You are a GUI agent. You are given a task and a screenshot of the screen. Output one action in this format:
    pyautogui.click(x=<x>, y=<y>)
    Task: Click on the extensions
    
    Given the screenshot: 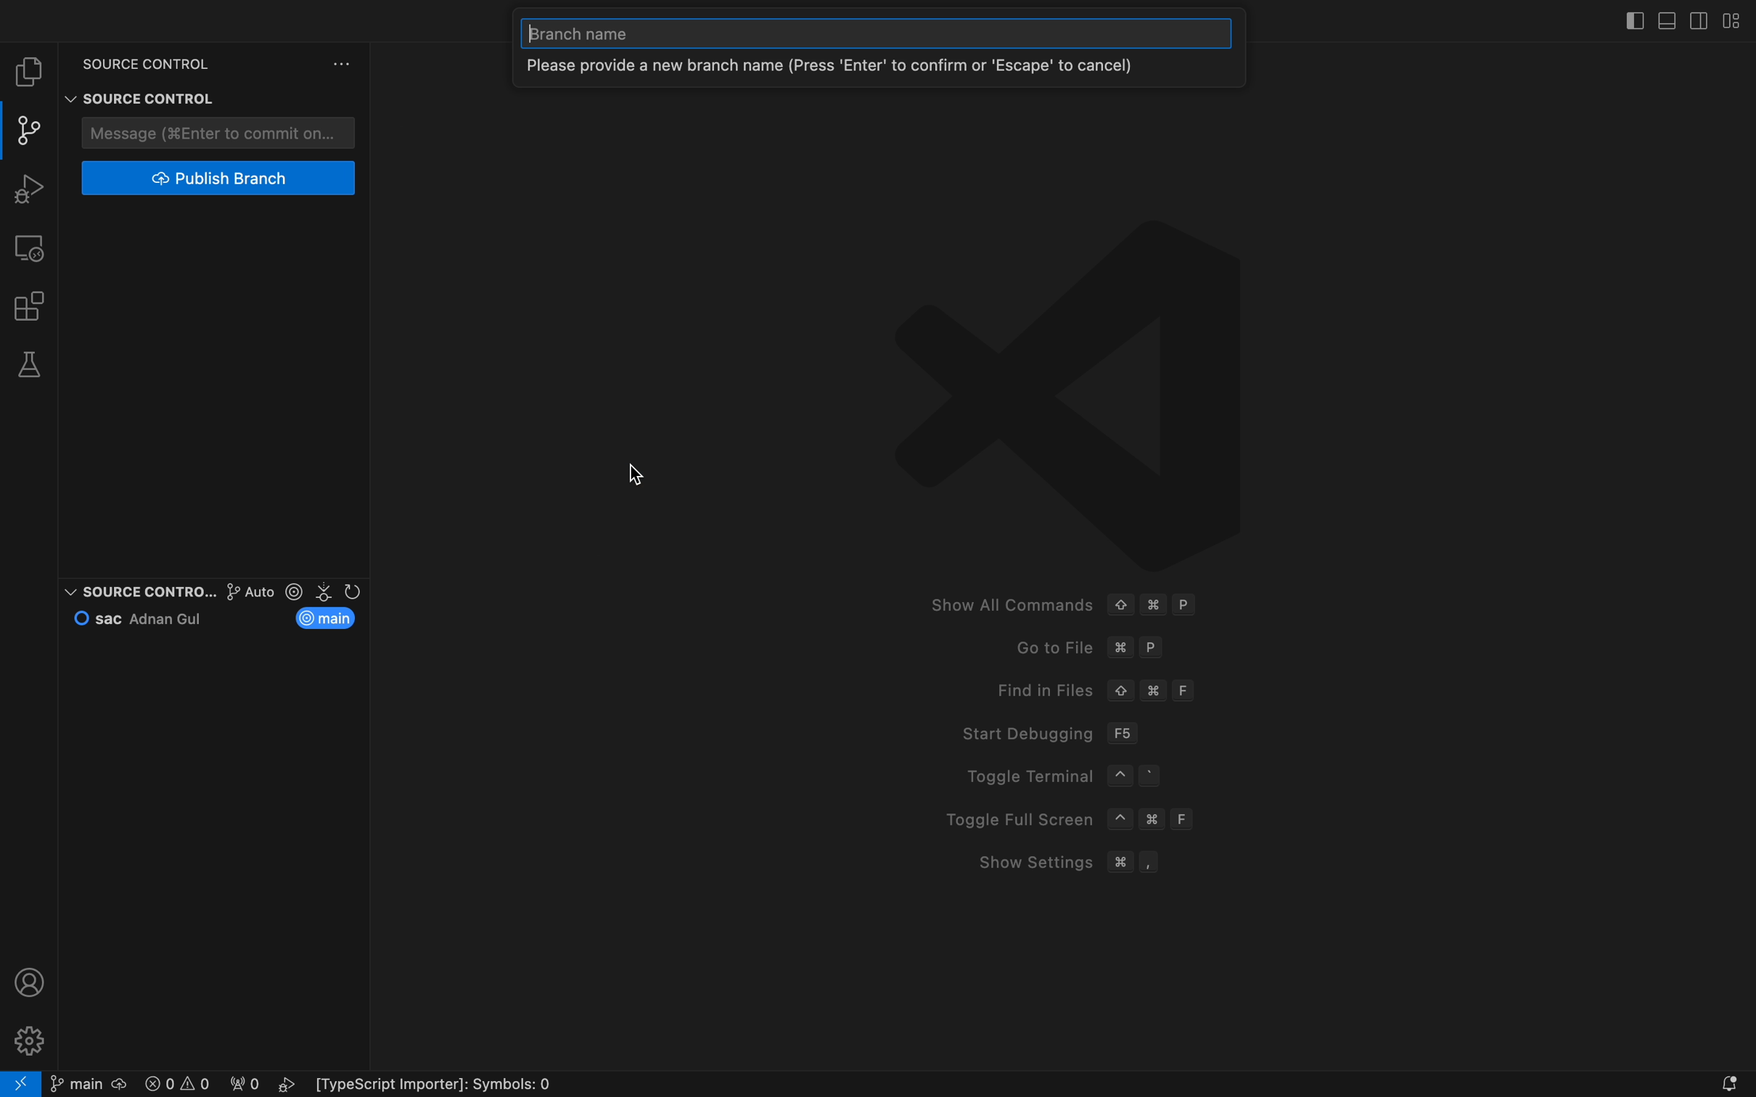 What is the action you would take?
    pyautogui.click(x=31, y=305)
    